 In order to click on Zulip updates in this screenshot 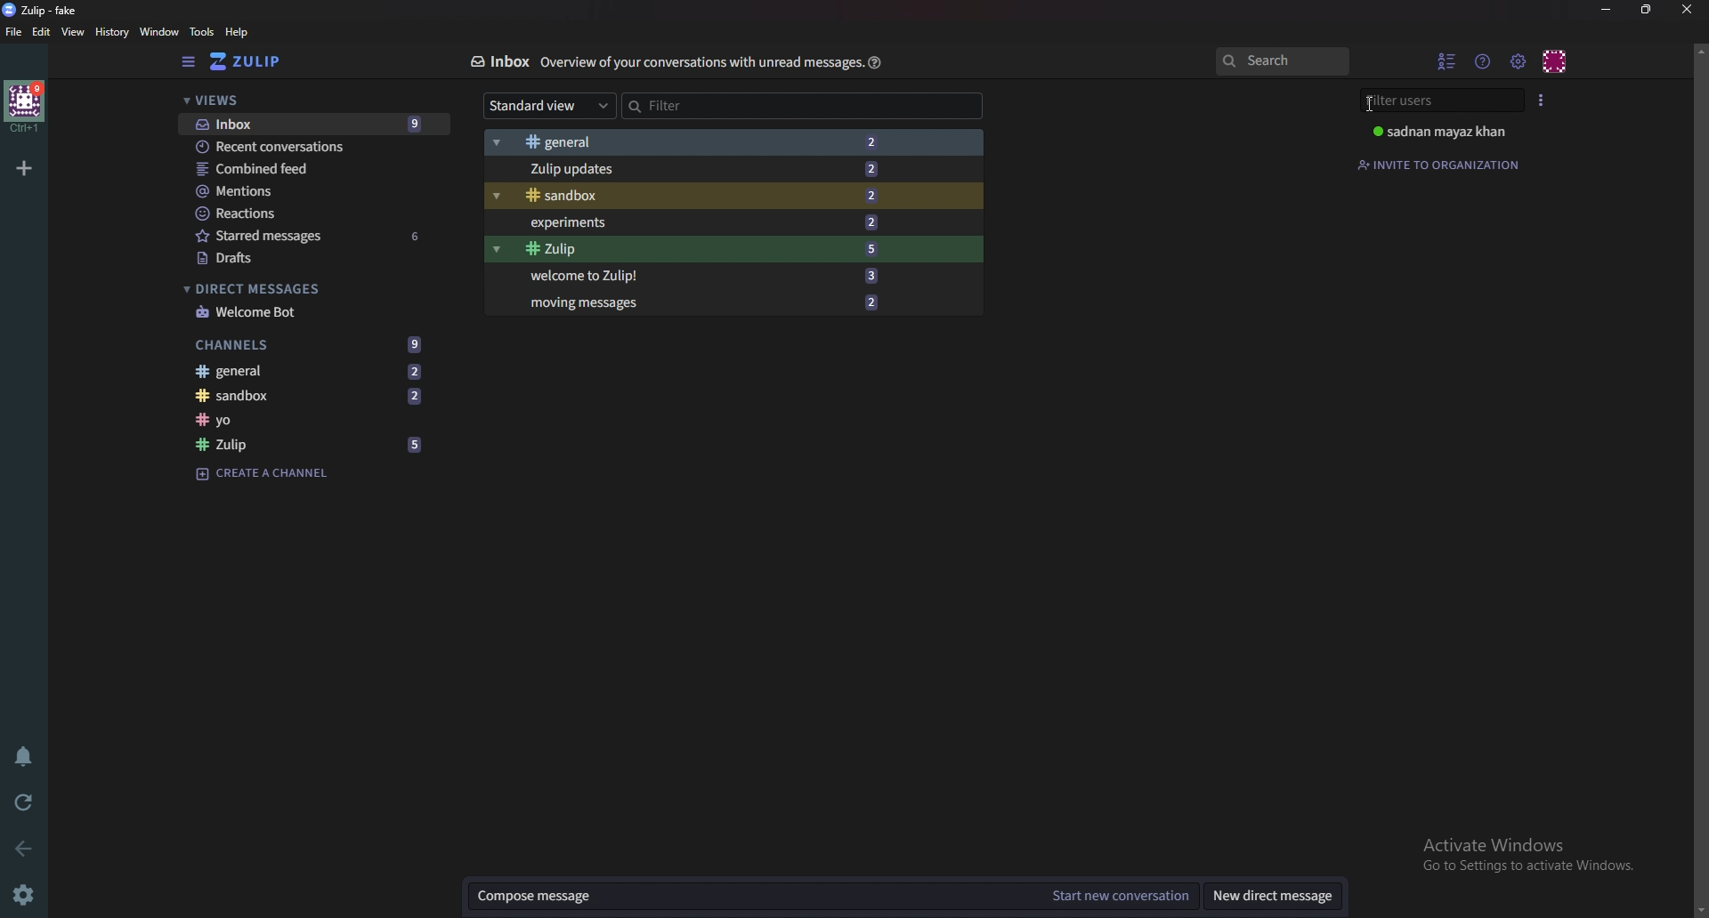, I will do `click(698, 170)`.